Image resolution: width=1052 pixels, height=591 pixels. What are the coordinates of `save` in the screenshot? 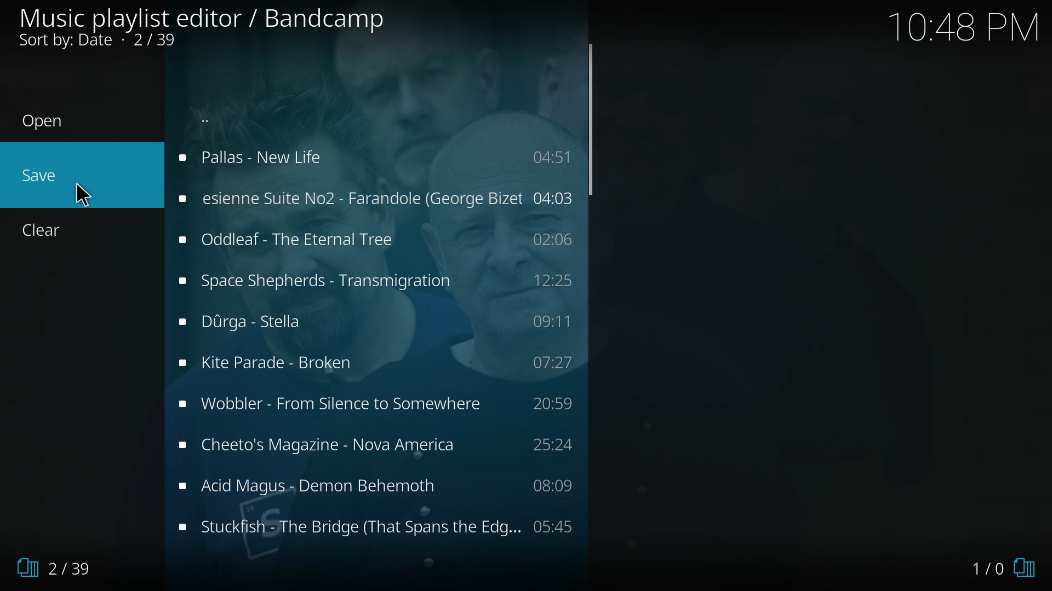 It's located at (31, 177).